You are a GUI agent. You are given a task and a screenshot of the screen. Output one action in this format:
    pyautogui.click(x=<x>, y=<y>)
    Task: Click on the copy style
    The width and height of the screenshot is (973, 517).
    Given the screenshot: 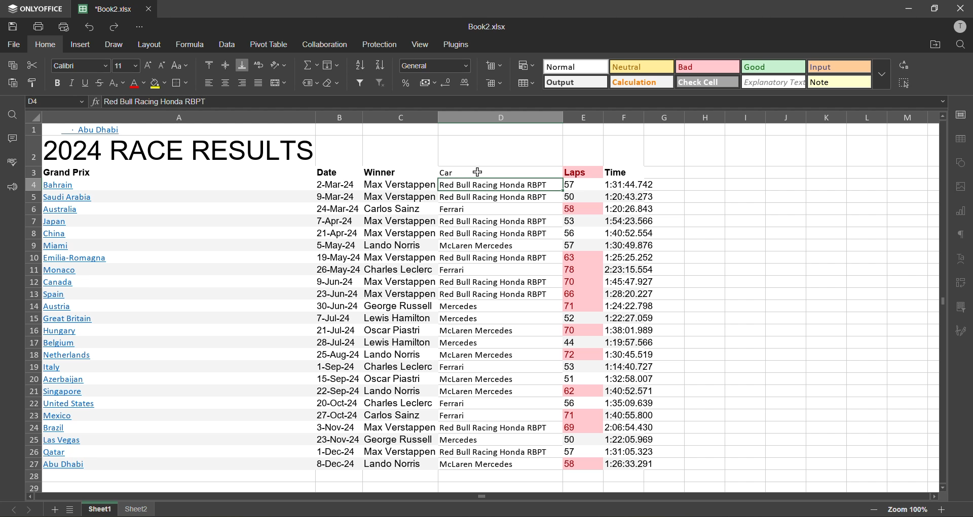 What is the action you would take?
    pyautogui.click(x=33, y=83)
    